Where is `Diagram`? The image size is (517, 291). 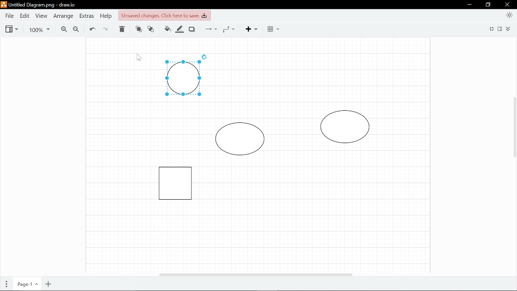 Diagram is located at coordinates (183, 78).